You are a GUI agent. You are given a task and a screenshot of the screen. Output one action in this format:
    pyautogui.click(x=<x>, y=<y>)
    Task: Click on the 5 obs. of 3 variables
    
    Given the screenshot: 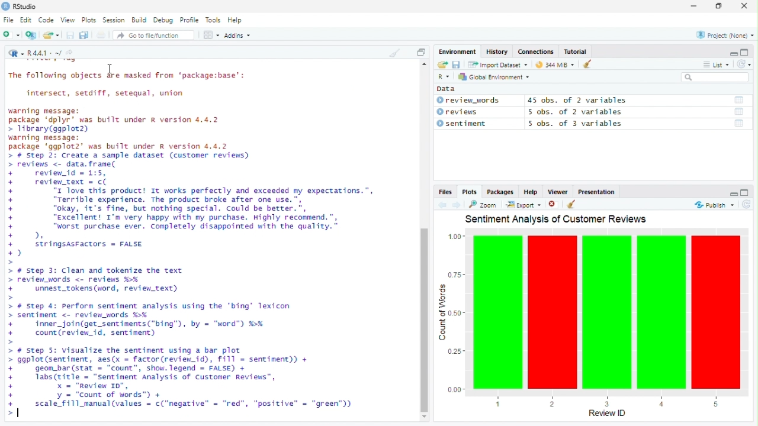 What is the action you would take?
    pyautogui.click(x=577, y=124)
    